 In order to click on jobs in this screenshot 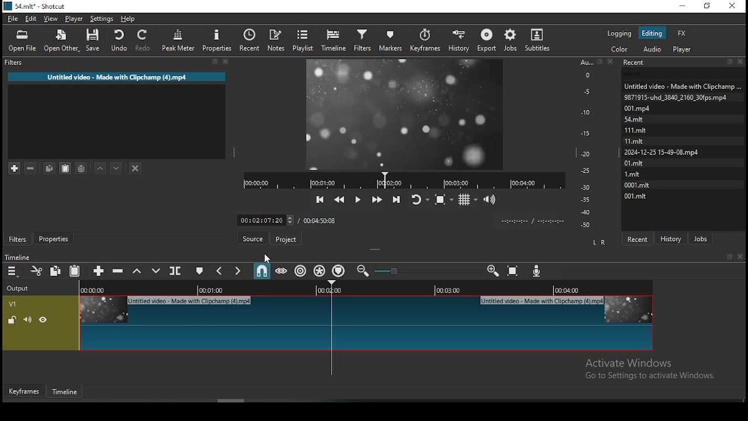, I will do `click(512, 40)`.